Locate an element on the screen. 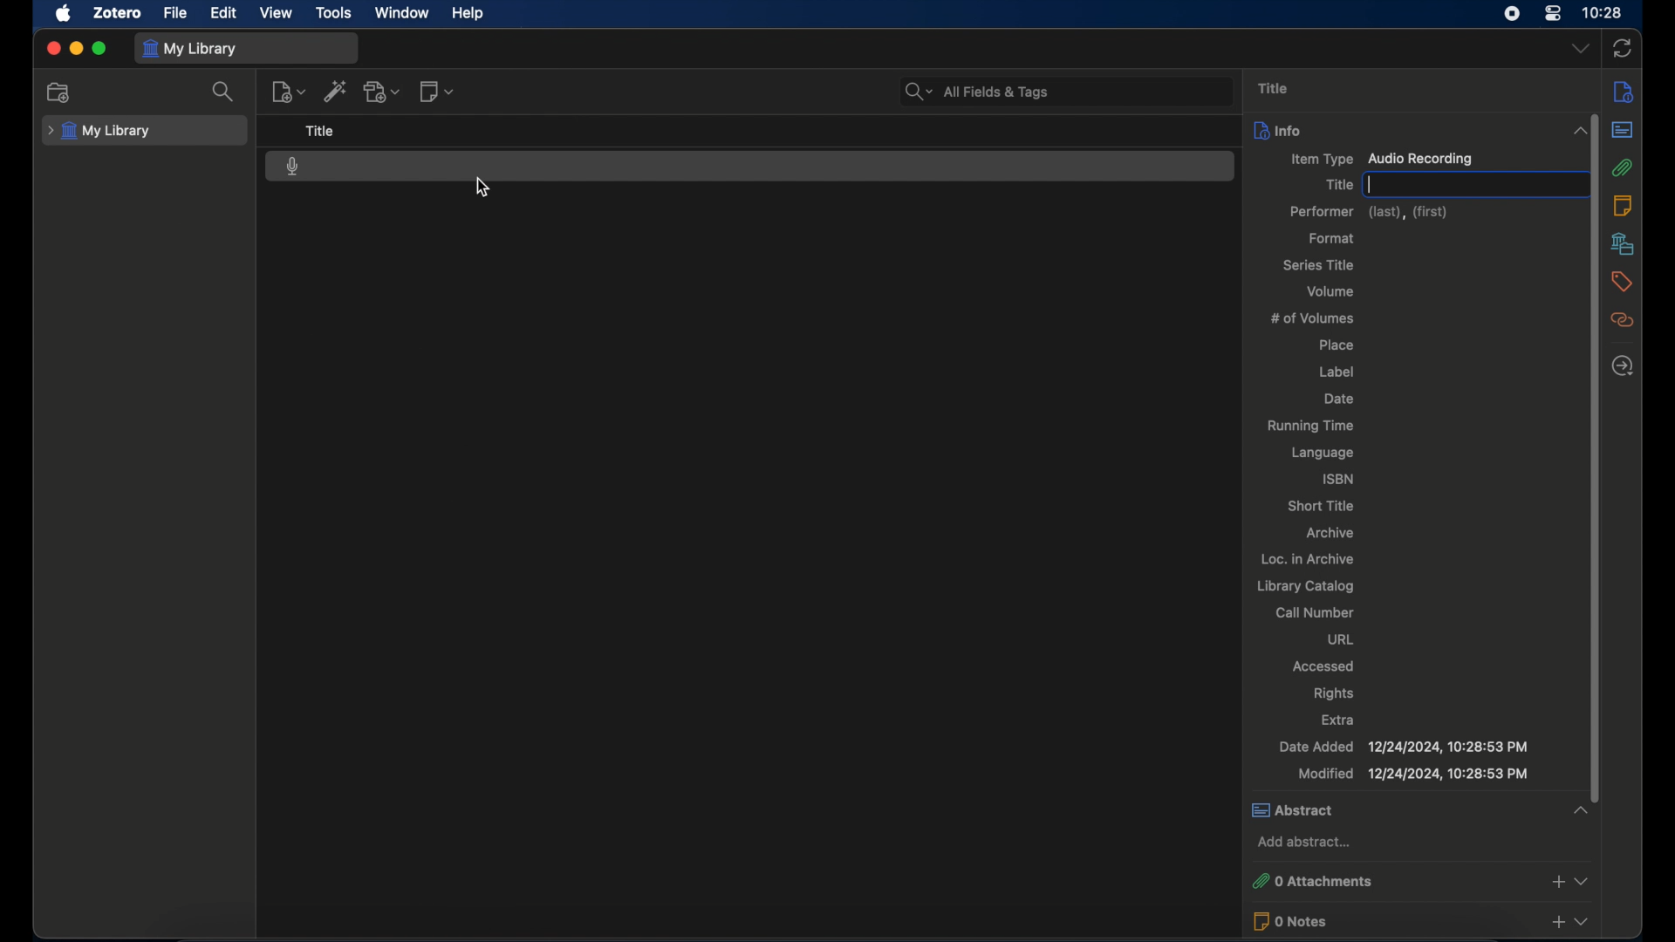 The width and height of the screenshot is (1675, 942). search is located at coordinates (223, 91).